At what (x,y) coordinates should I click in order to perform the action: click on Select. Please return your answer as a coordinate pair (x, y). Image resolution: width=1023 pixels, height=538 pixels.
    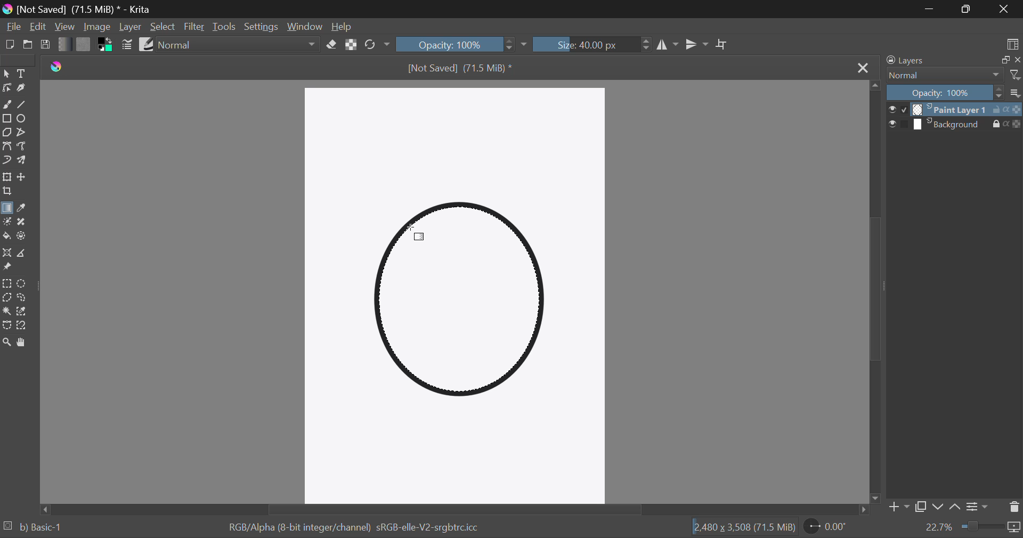
    Looking at the image, I should click on (7, 74).